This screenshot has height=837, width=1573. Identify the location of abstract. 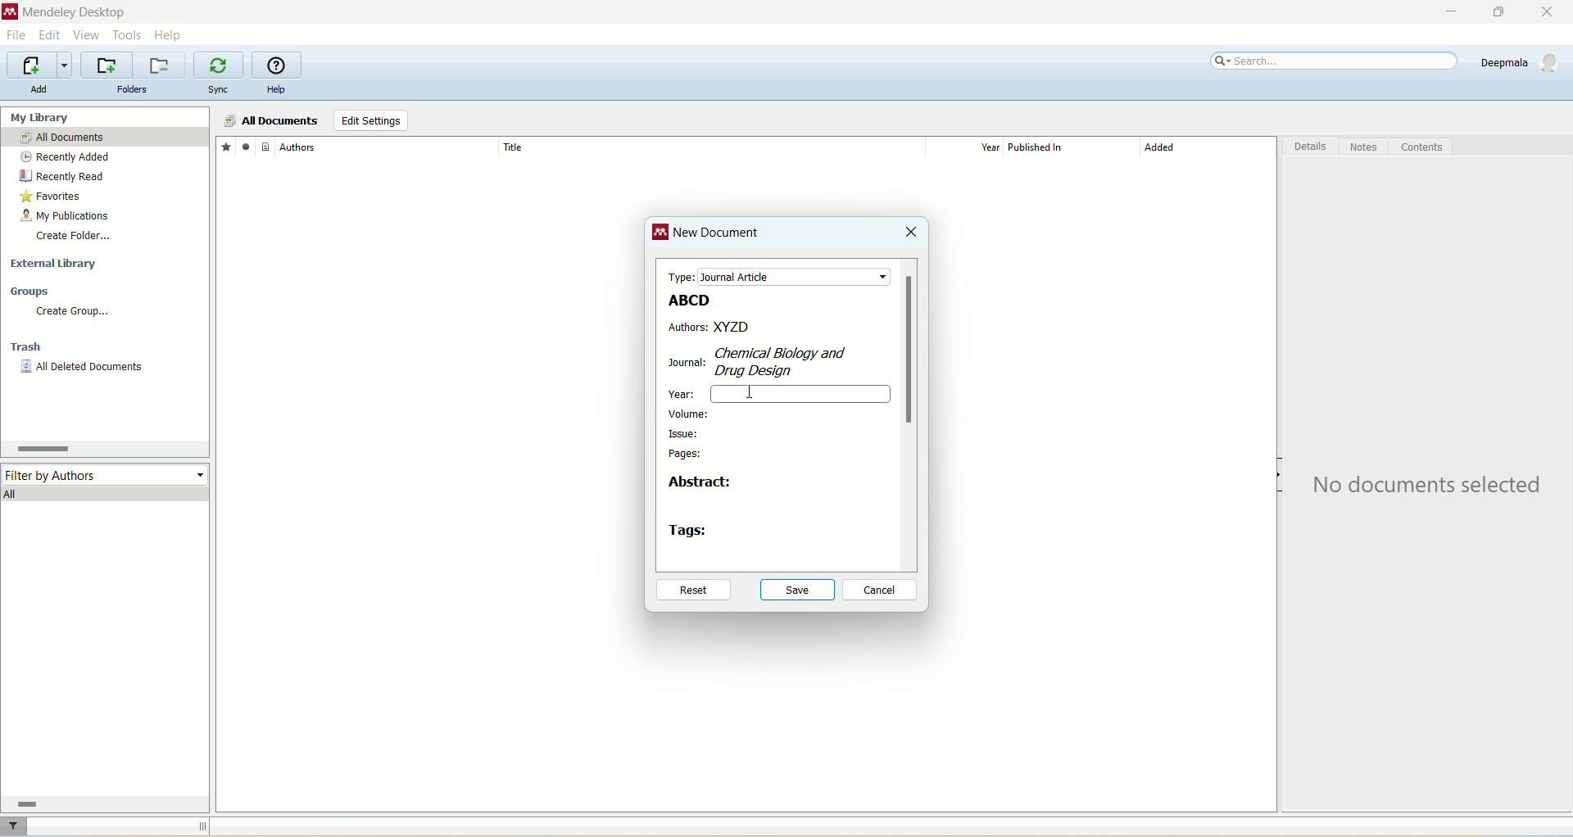
(700, 486).